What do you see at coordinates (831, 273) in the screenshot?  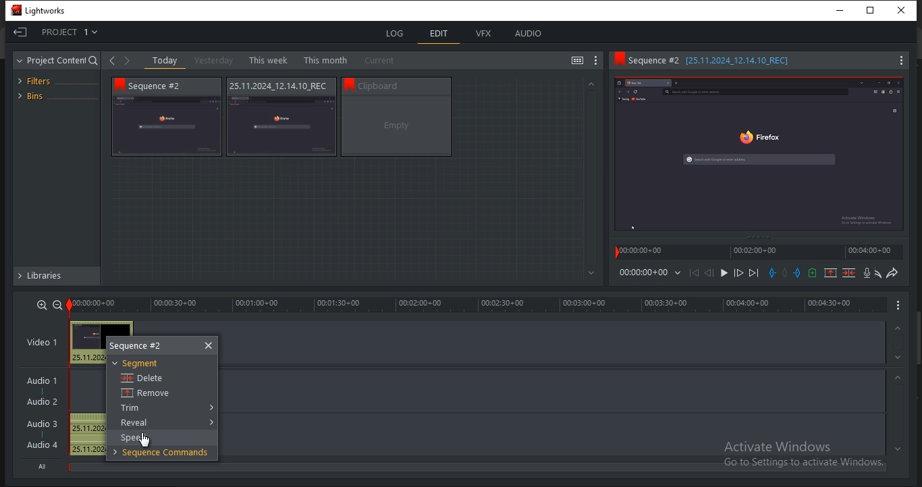 I see `remove a marked section` at bounding box center [831, 273].